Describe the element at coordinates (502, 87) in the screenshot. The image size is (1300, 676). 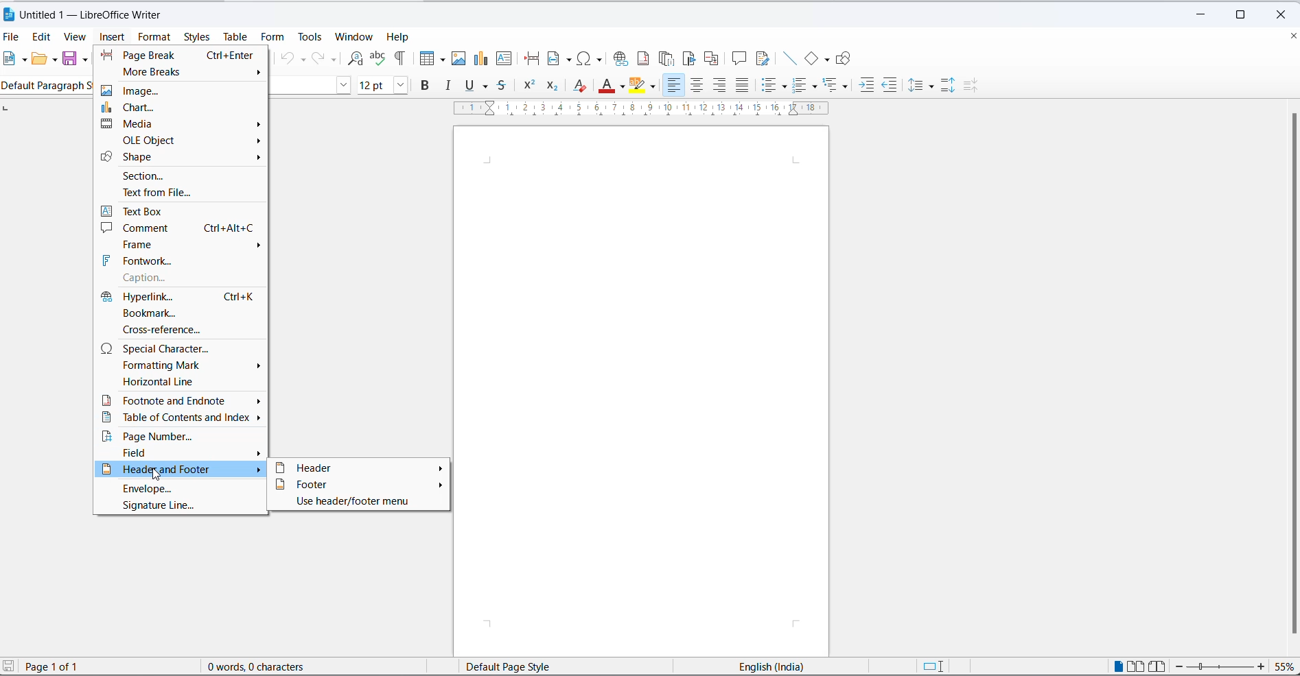
I see `strike through` at that location.